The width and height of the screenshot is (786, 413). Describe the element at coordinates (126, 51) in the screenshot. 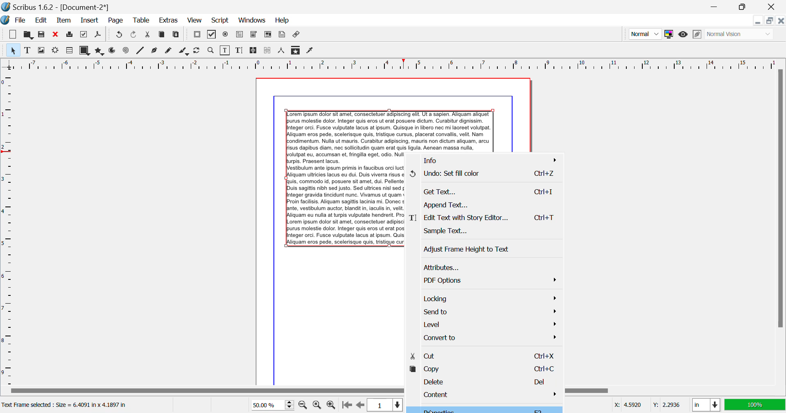

I see `Spiral` at that location.